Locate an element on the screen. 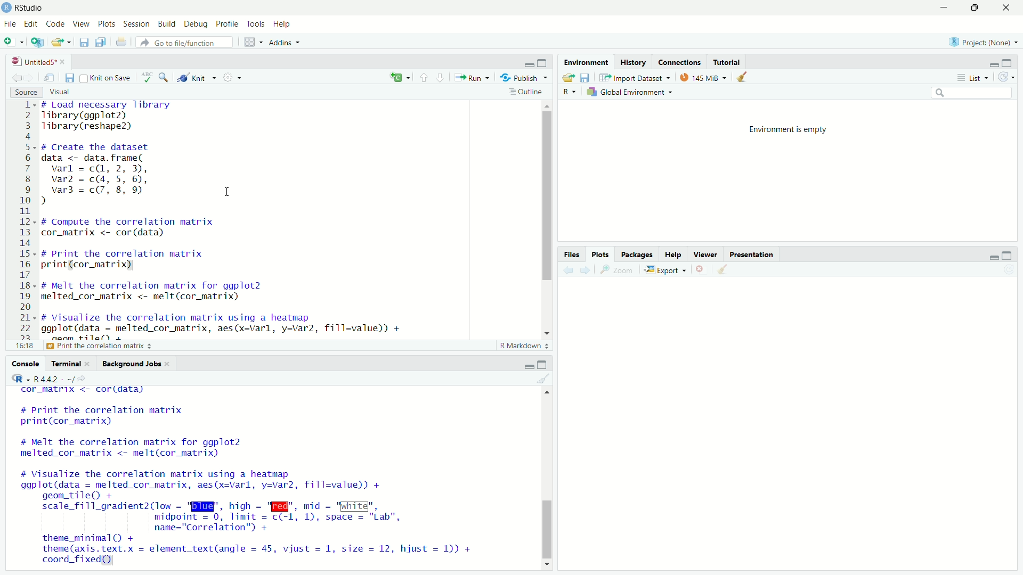 The image size is (1023, 575). minimize is located at coordinates (530, 61).